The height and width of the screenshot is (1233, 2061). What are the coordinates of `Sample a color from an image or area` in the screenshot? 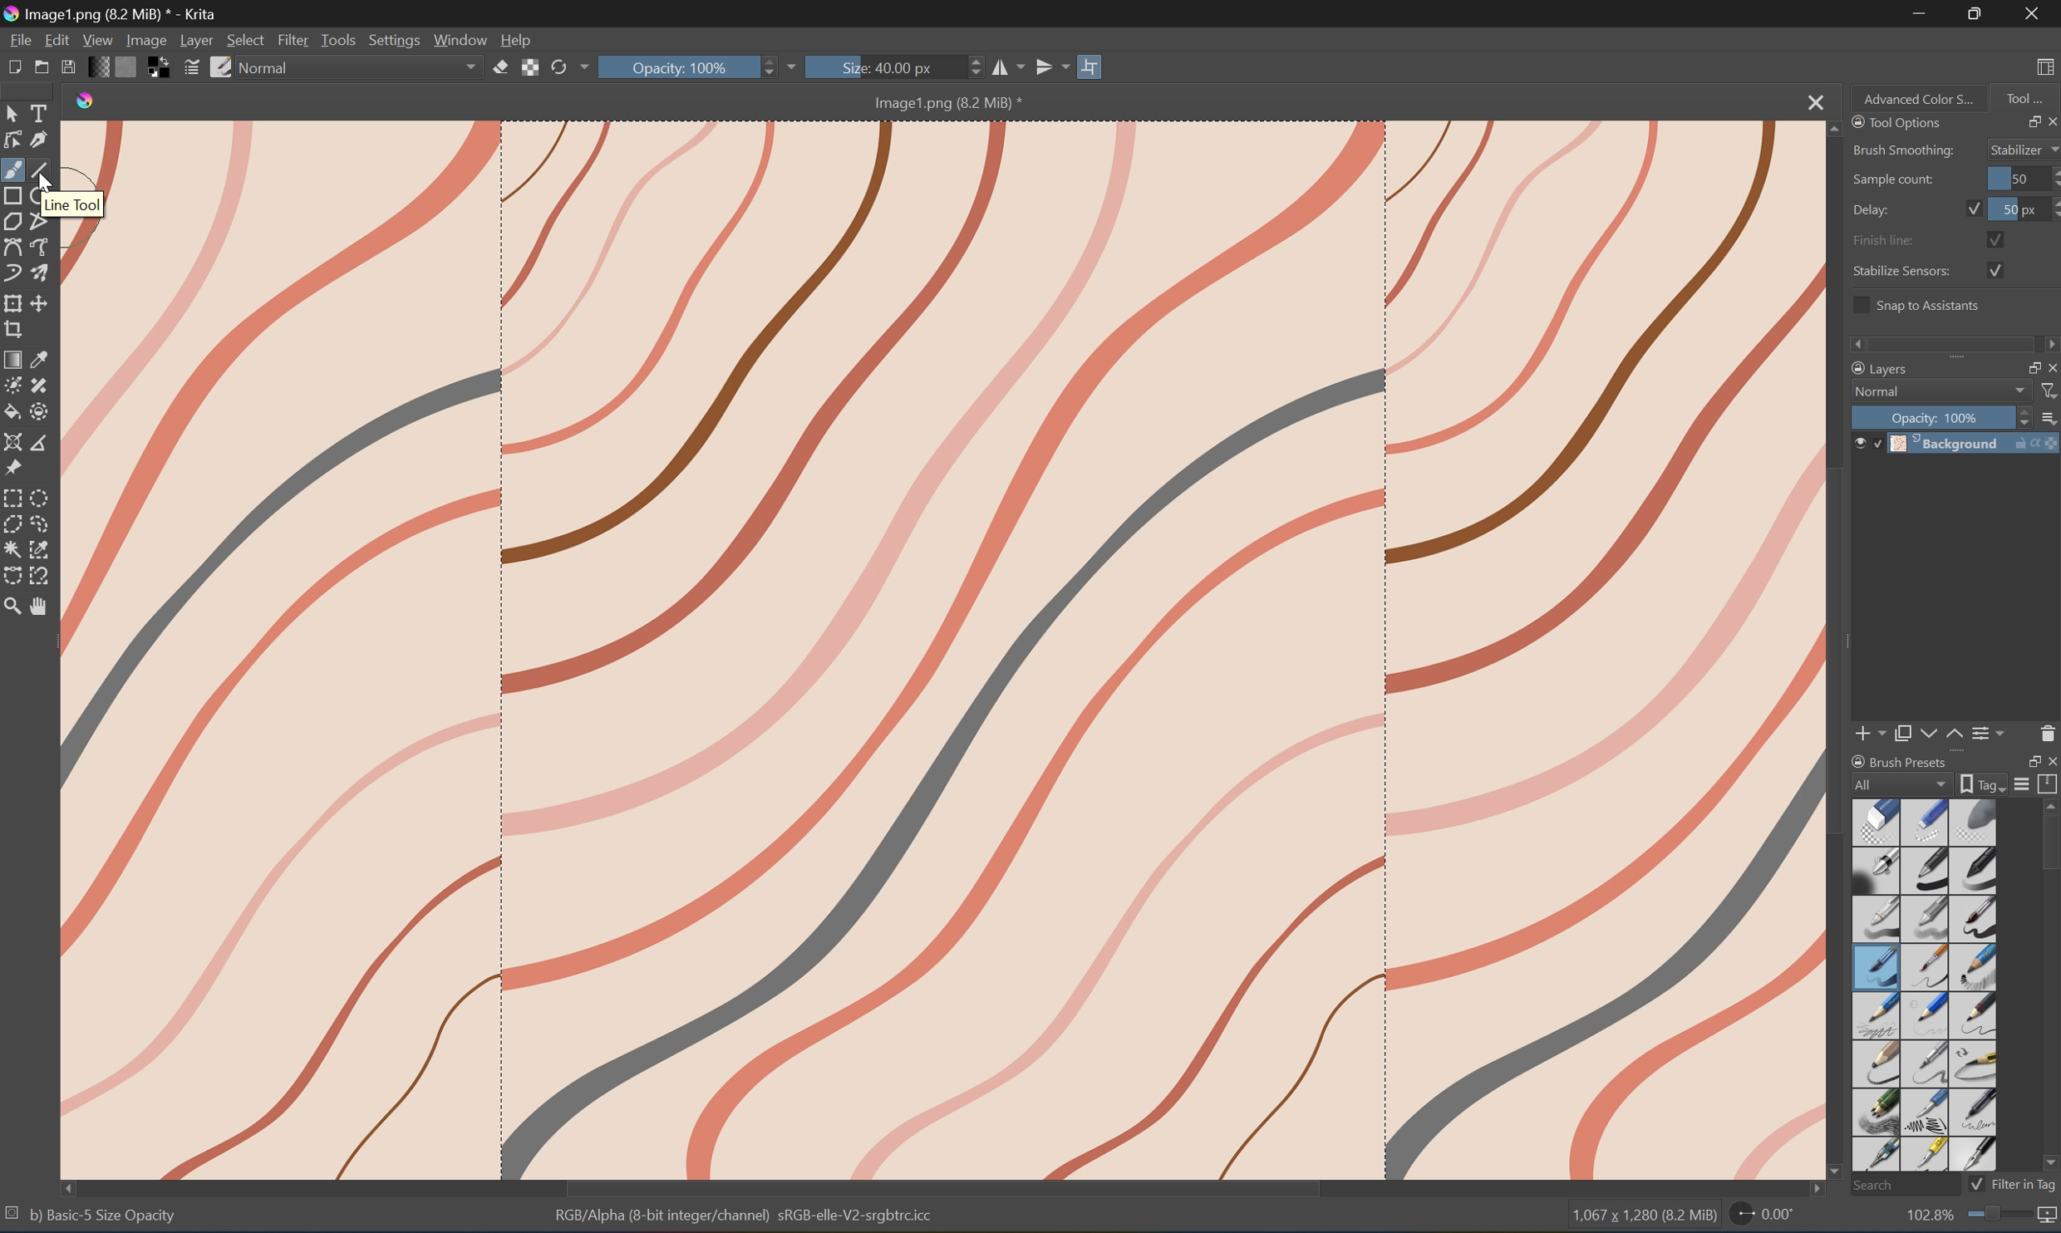 It's located at (42, 356).